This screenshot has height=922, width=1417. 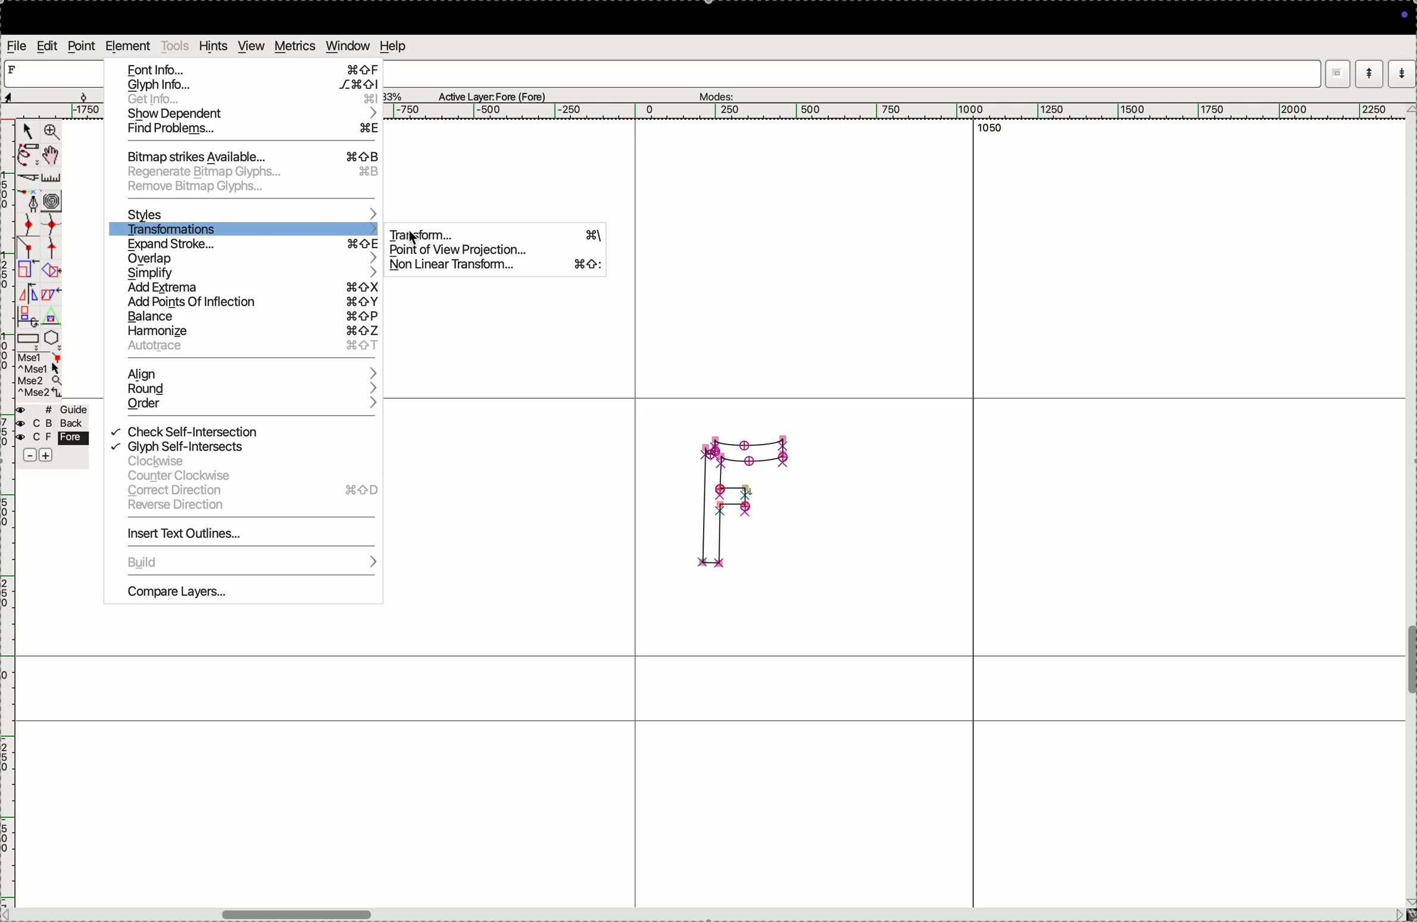 What do you see at coordinates (38, 295) in the screenshot?
I see `mirror` at bounding box center [38, 295].